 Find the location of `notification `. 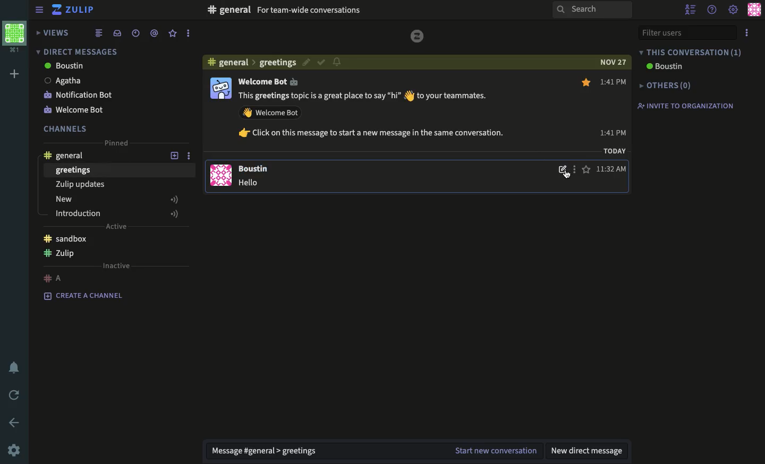

notification  is located at coordinates (338, 63).